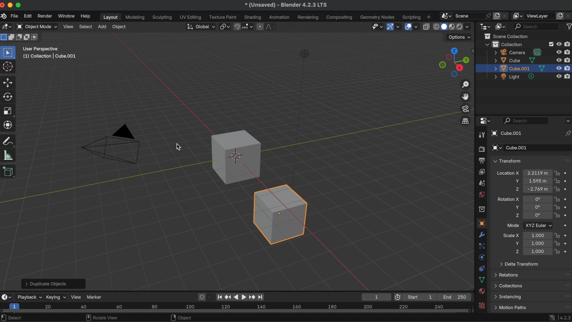  Describe the element at coordinates (565, 306) in the screenshot. I see `drag handles` at that location.